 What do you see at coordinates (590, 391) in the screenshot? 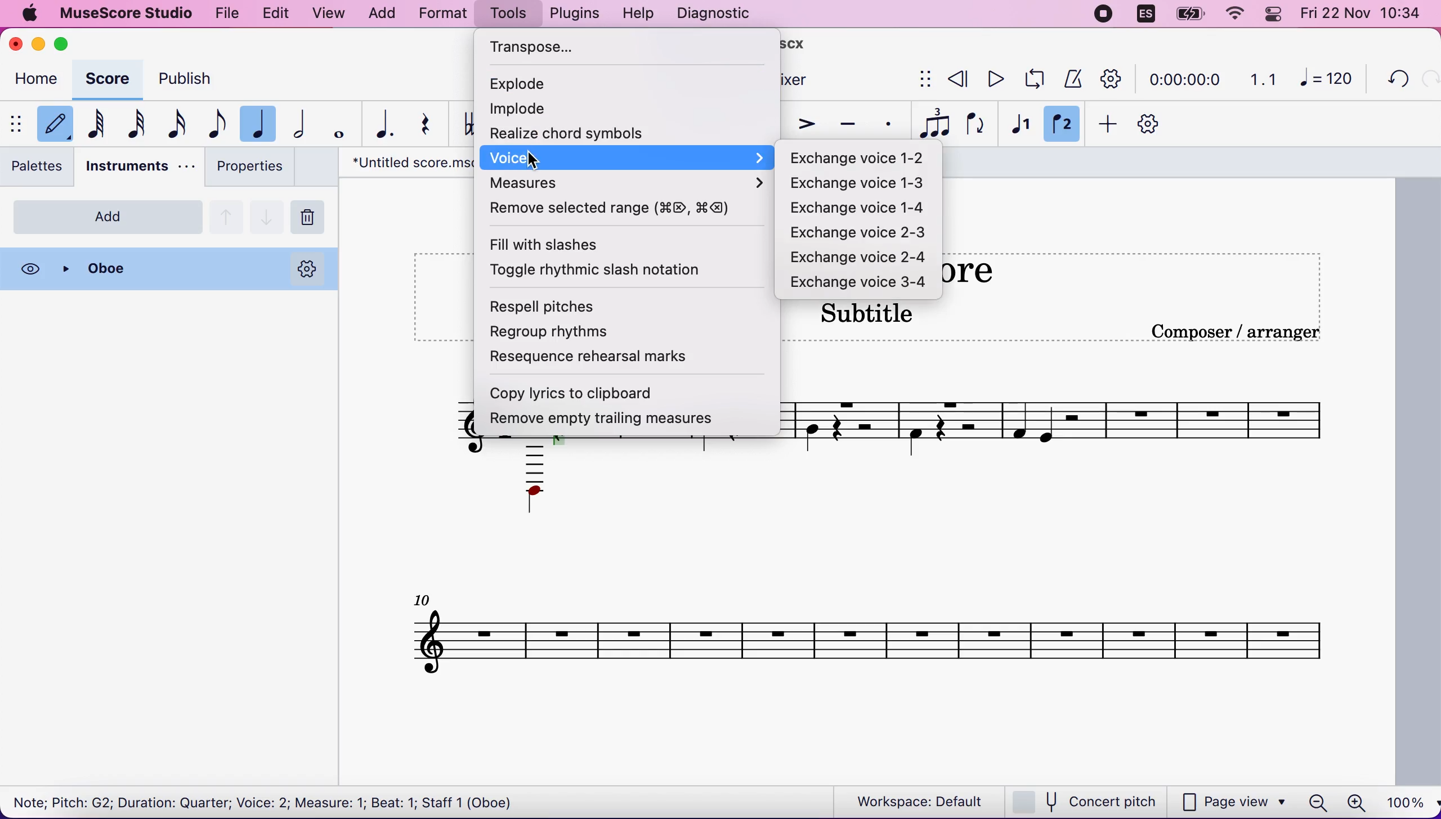
I see `copy lyrics to clipboard` at bounding box center [590, 391].